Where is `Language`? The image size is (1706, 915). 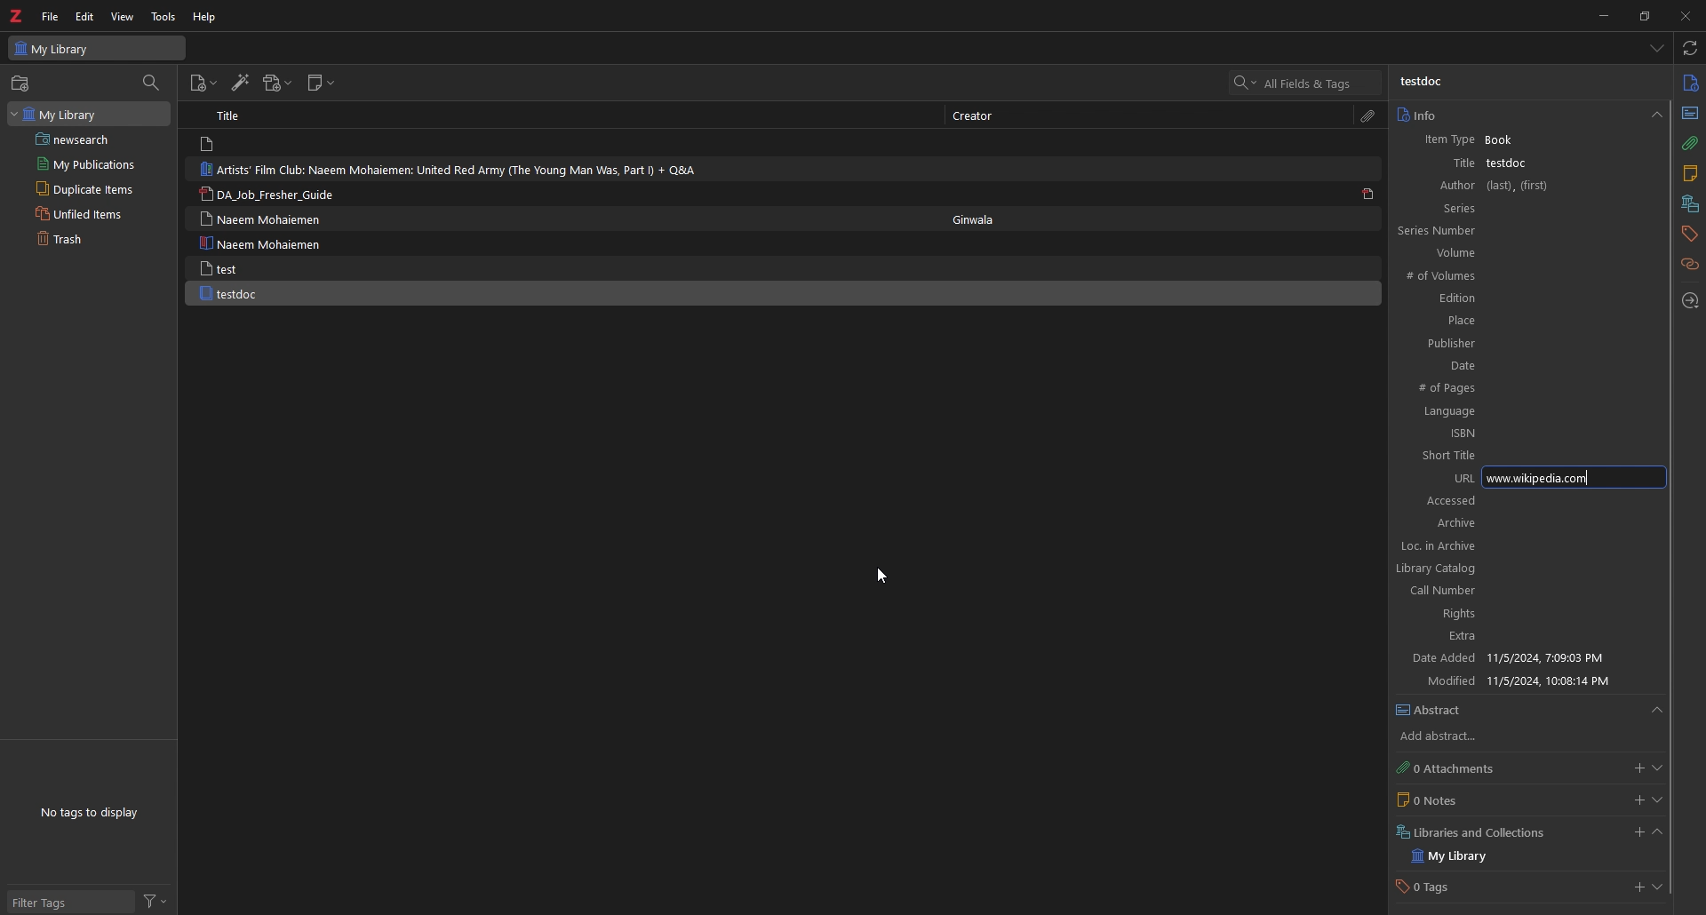
Language is located at coordinates (1508, 412).